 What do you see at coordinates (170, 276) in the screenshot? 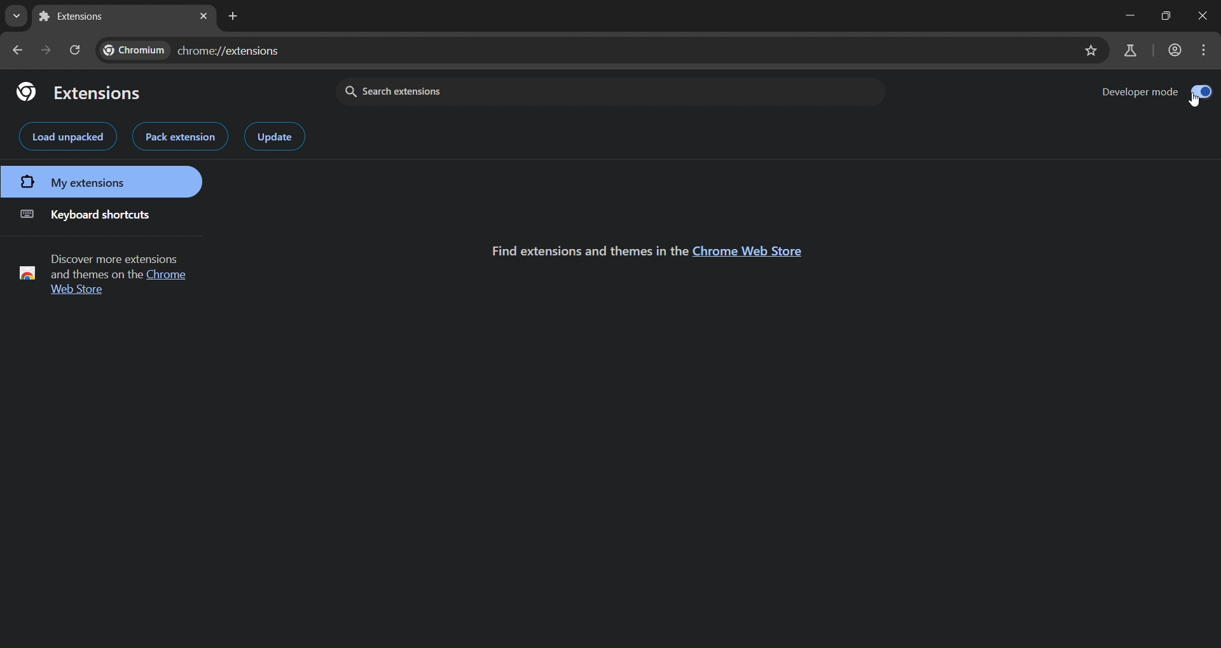
I see `chrome` at bounding box center [170, 276].